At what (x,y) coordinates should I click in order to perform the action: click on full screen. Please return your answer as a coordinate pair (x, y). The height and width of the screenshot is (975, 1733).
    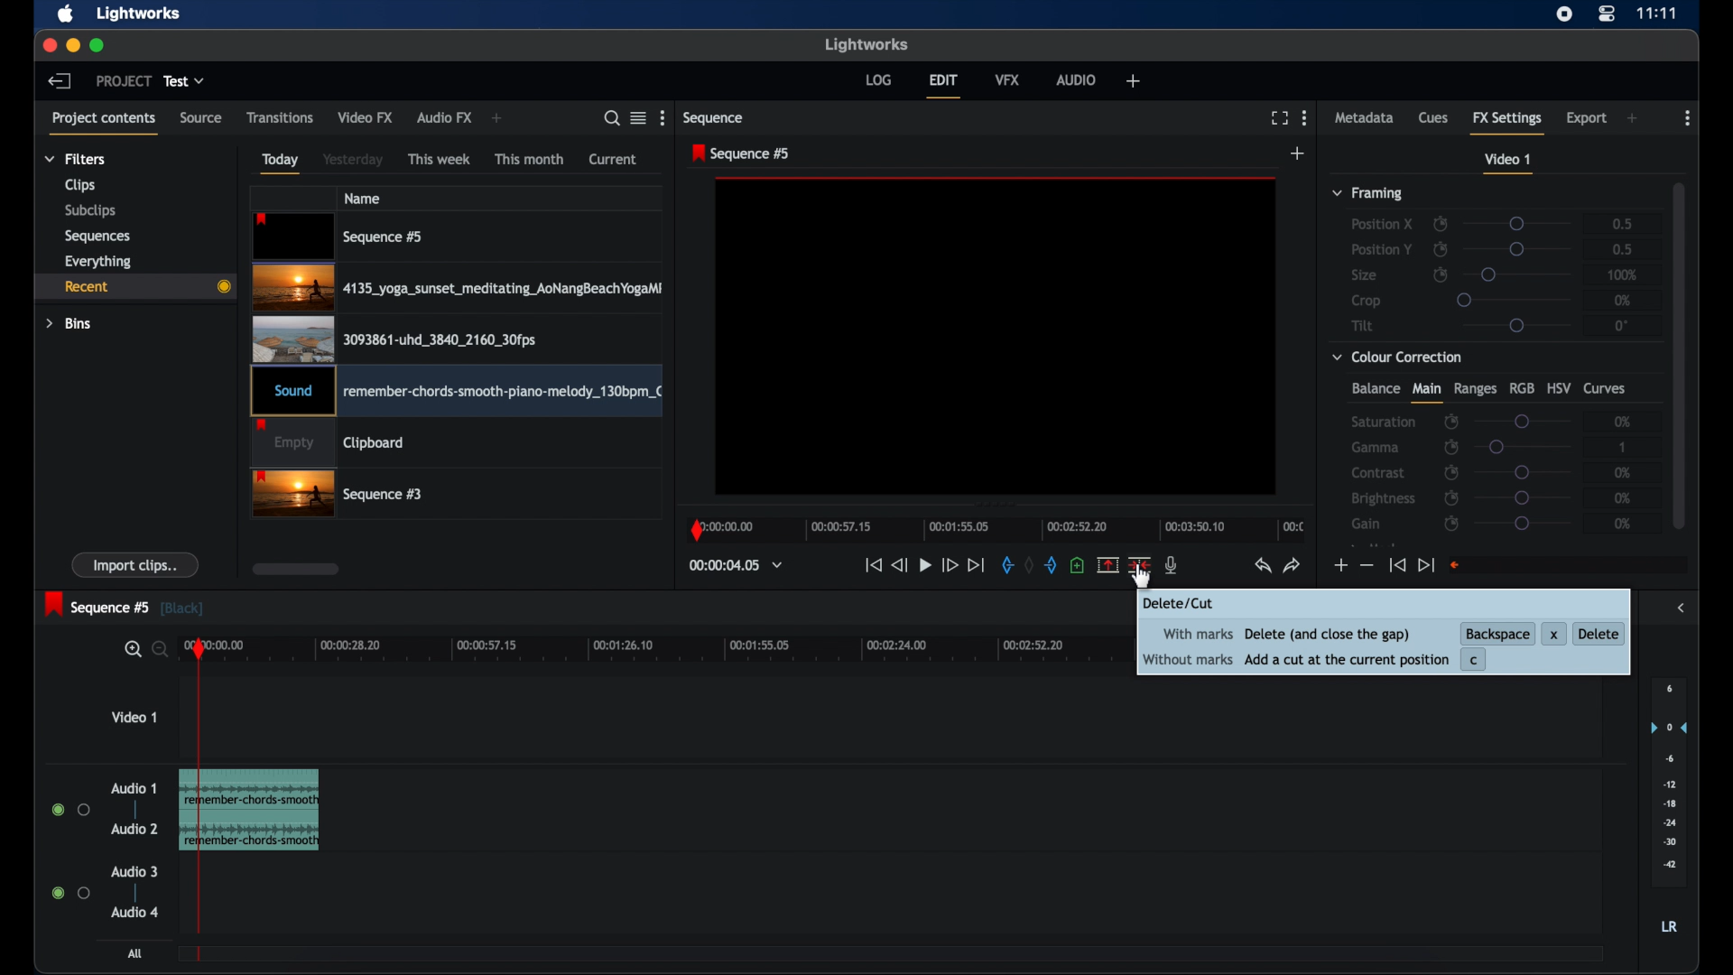
    Looking at the image, I should click on (1279, 118).